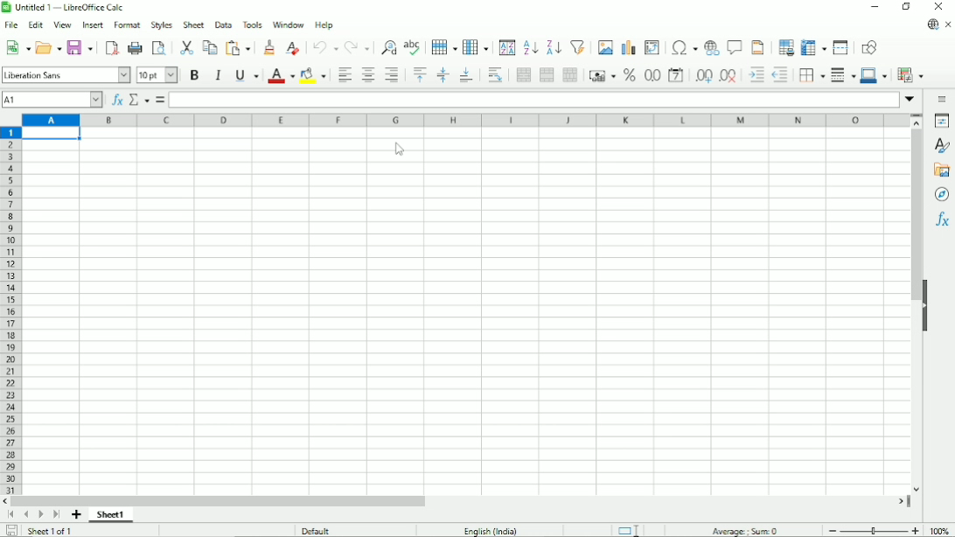 Image resolution: width=955 pixels, height=537 pixels. What do you see at coordinates (313, 75) in the screenshot?
I see `Background color` at bounding box center [313, 75].